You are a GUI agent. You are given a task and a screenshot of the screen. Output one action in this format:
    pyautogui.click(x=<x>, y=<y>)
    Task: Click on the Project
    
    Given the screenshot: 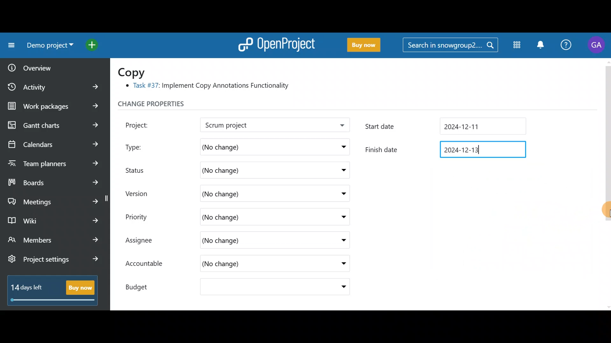 What is the action you would take?
    pyautogui.click(x=145, y=124)
    